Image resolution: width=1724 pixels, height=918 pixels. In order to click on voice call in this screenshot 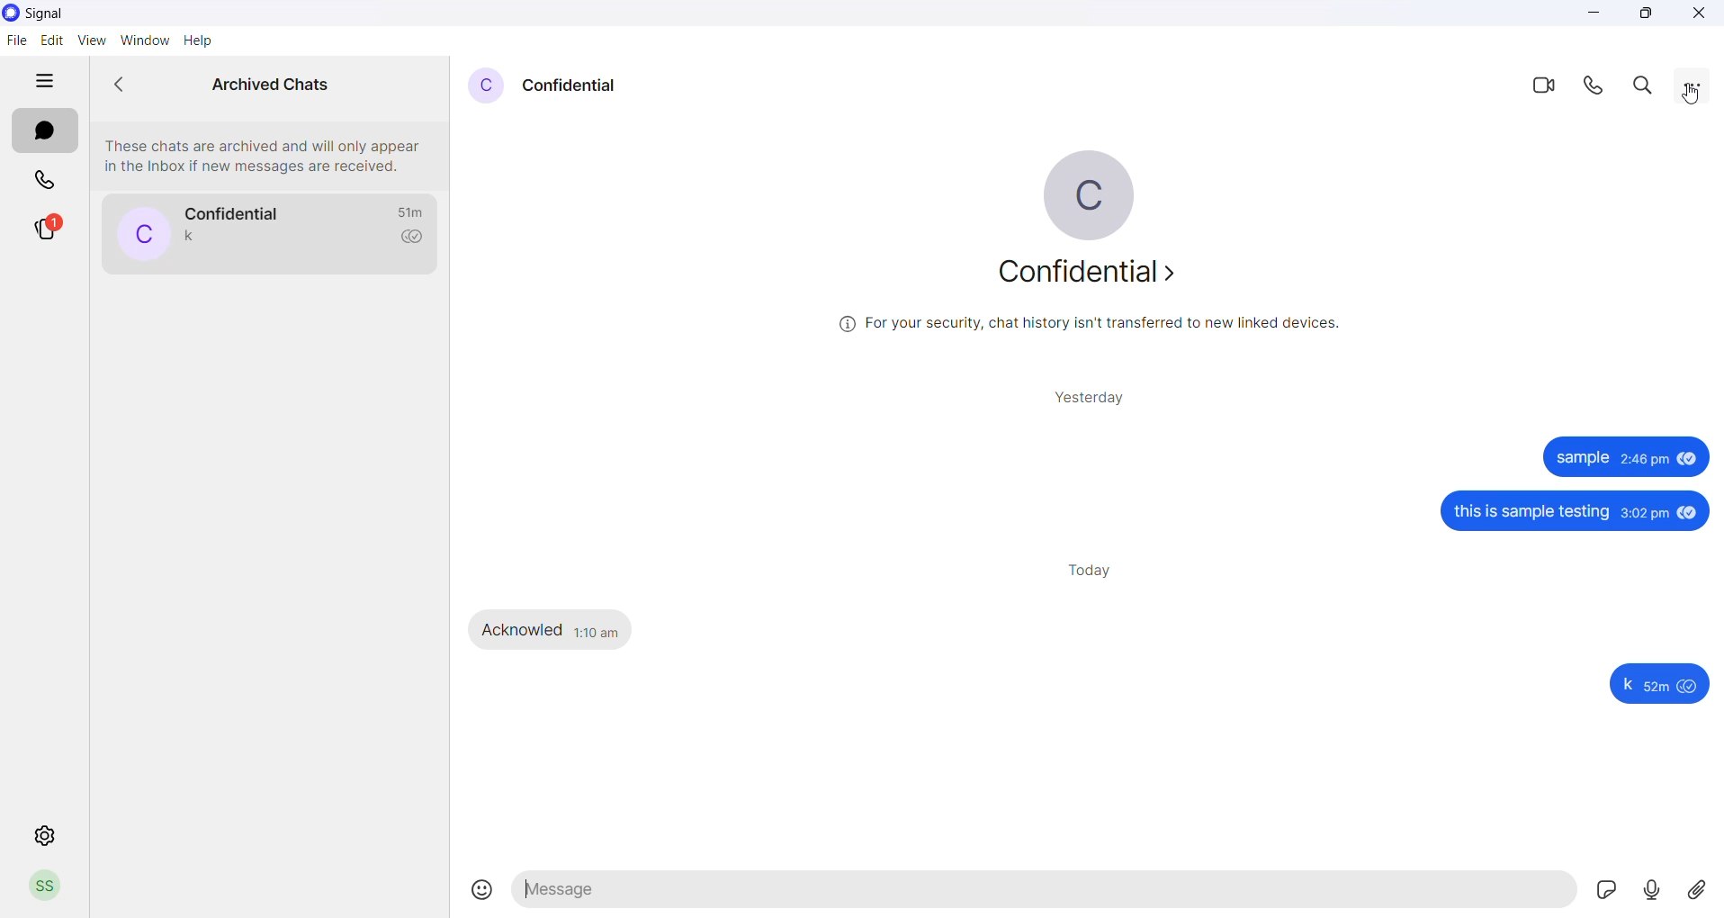, I will do `click(1600, 89)`.